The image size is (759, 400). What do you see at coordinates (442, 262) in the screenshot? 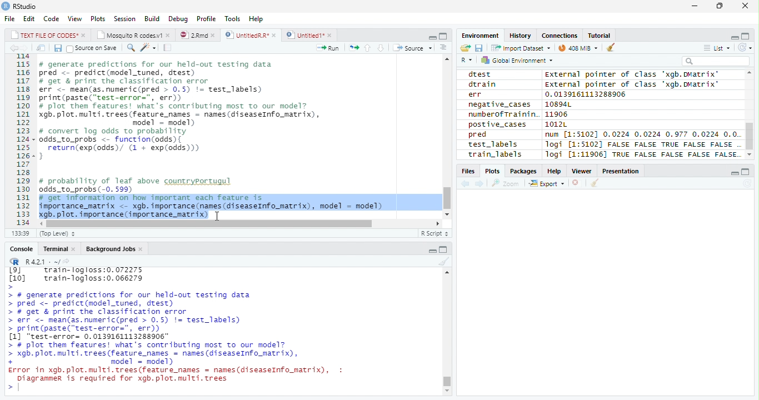
I see `Clean` at bounding box center [442, 262].